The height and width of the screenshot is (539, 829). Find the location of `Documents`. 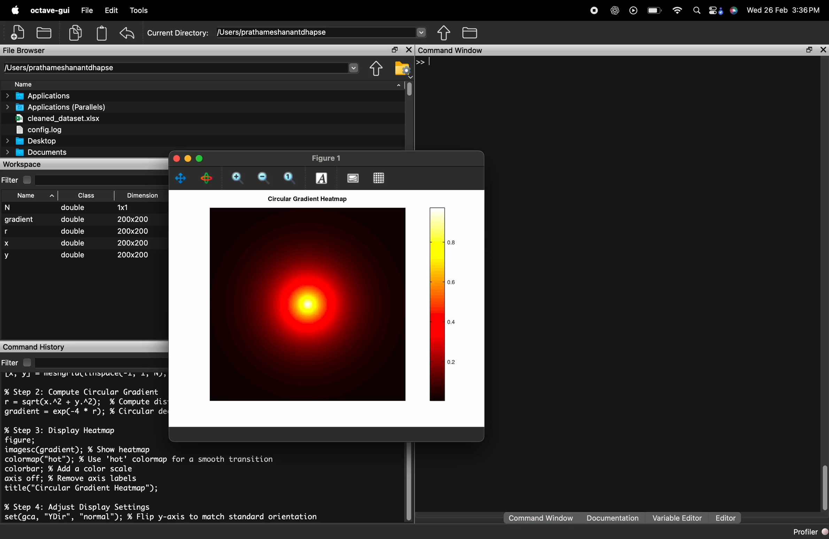

Documents is located at coordinates (35, 153).